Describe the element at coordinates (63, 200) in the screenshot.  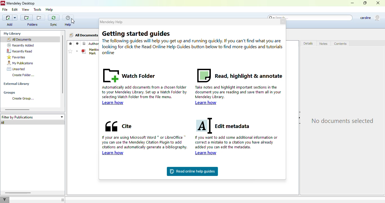
I see `toggle sidebar` at that location.